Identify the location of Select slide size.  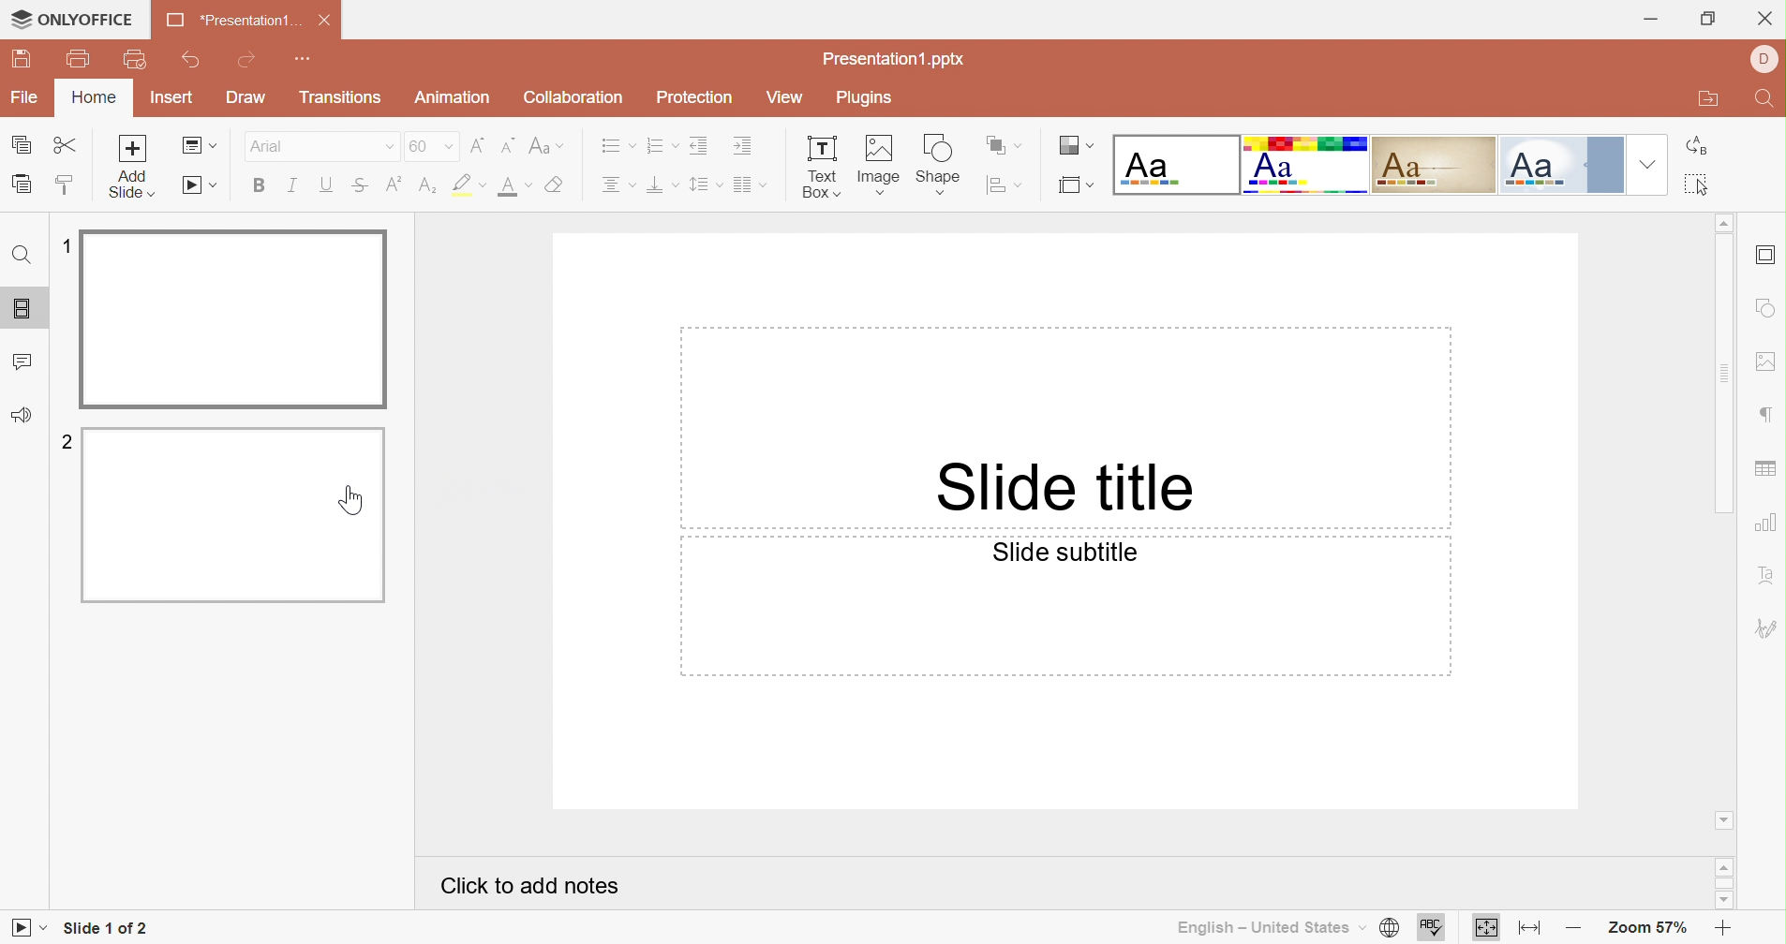
(1072, 189).